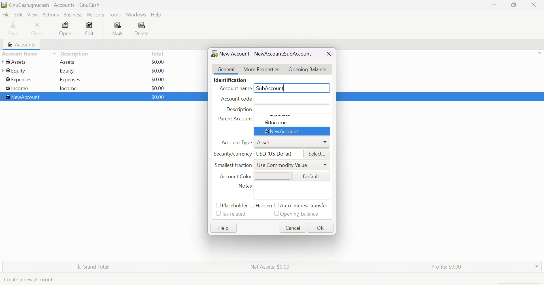  Describe the element at coordinates (225, 69) in the screenshot. I see `General` at that location.